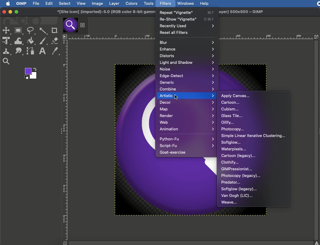 The height and width of the screenshot is (245, 320). Describe the element at coordinates (187, 103) in the screenshot. I see `Decor` at that location.